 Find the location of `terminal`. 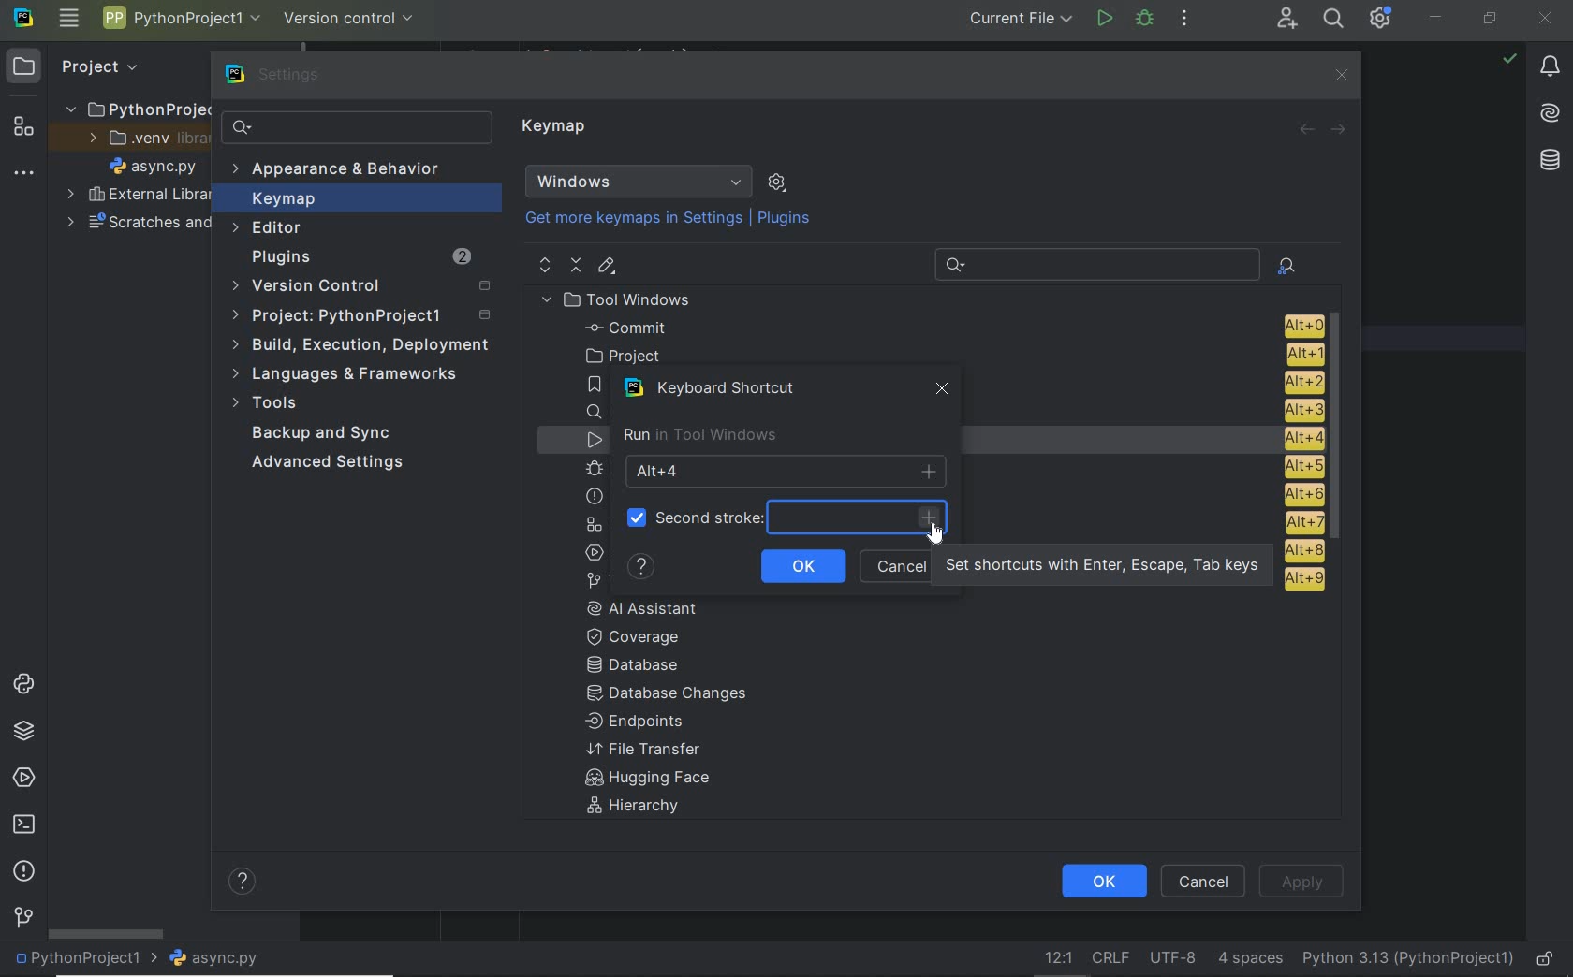

terminal is located at coordinates (22, 825).